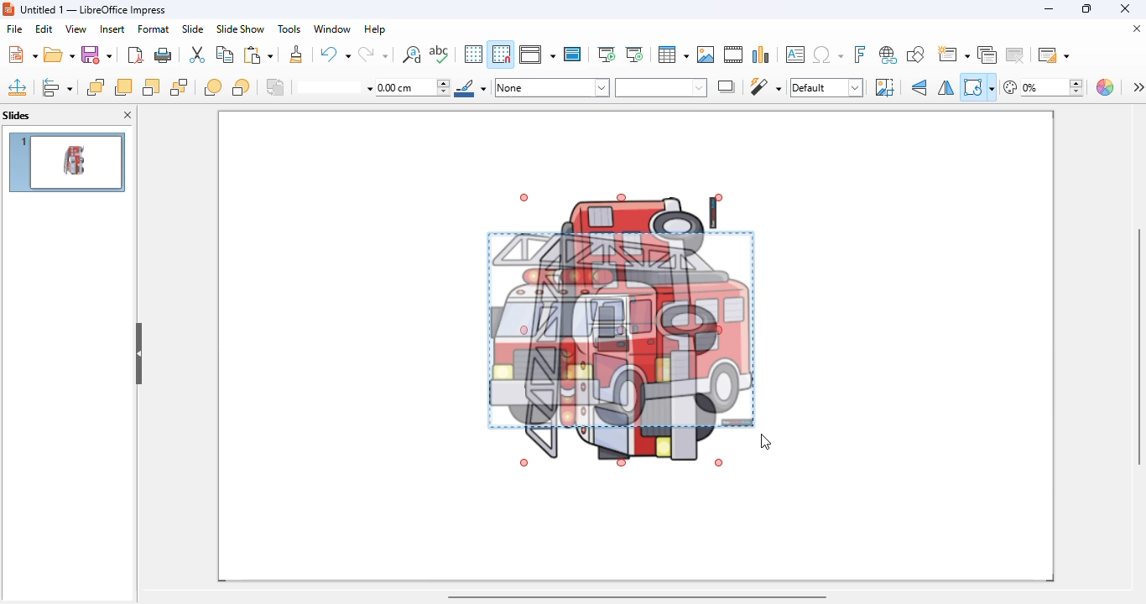  Describe the element at coordinates (333, 29) in the screenshot. I see `window` at that location.